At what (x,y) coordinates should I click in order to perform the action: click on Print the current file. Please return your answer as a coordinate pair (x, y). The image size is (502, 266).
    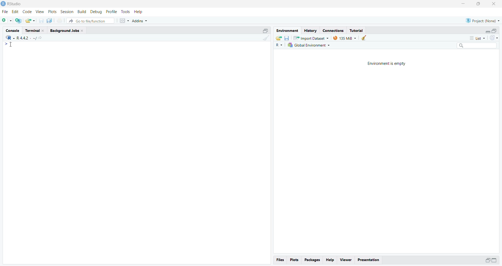
    Looking at the image, I should click on (60, 21).